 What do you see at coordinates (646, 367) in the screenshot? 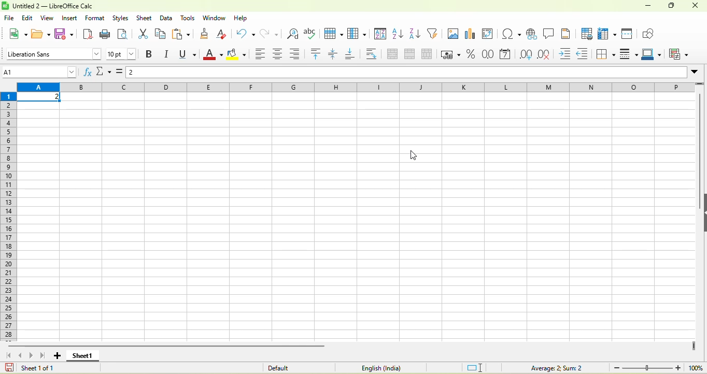
I see `zoom` at bounding box center [646, 367].